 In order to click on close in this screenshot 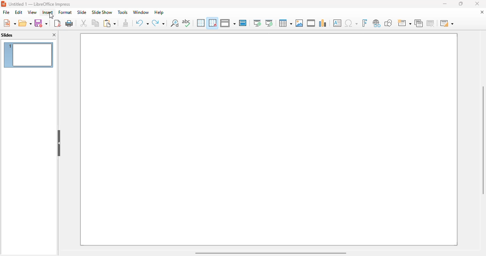, I will do `click(477, 4)`.